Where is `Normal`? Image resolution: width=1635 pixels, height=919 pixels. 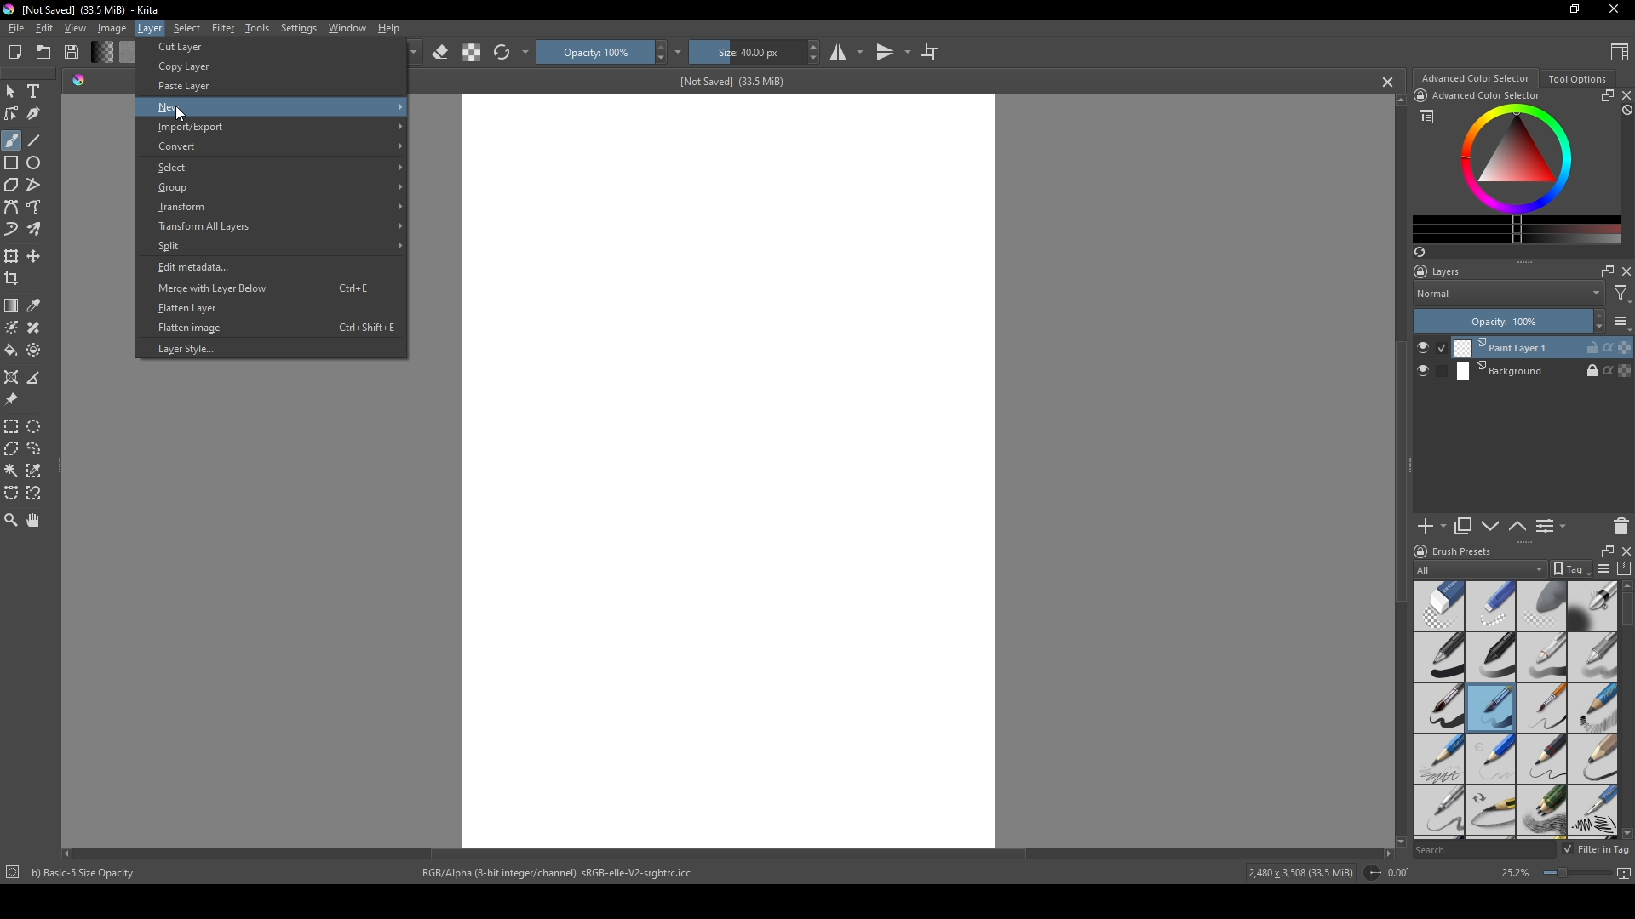
Normal is located at coordinates (1509, 293).